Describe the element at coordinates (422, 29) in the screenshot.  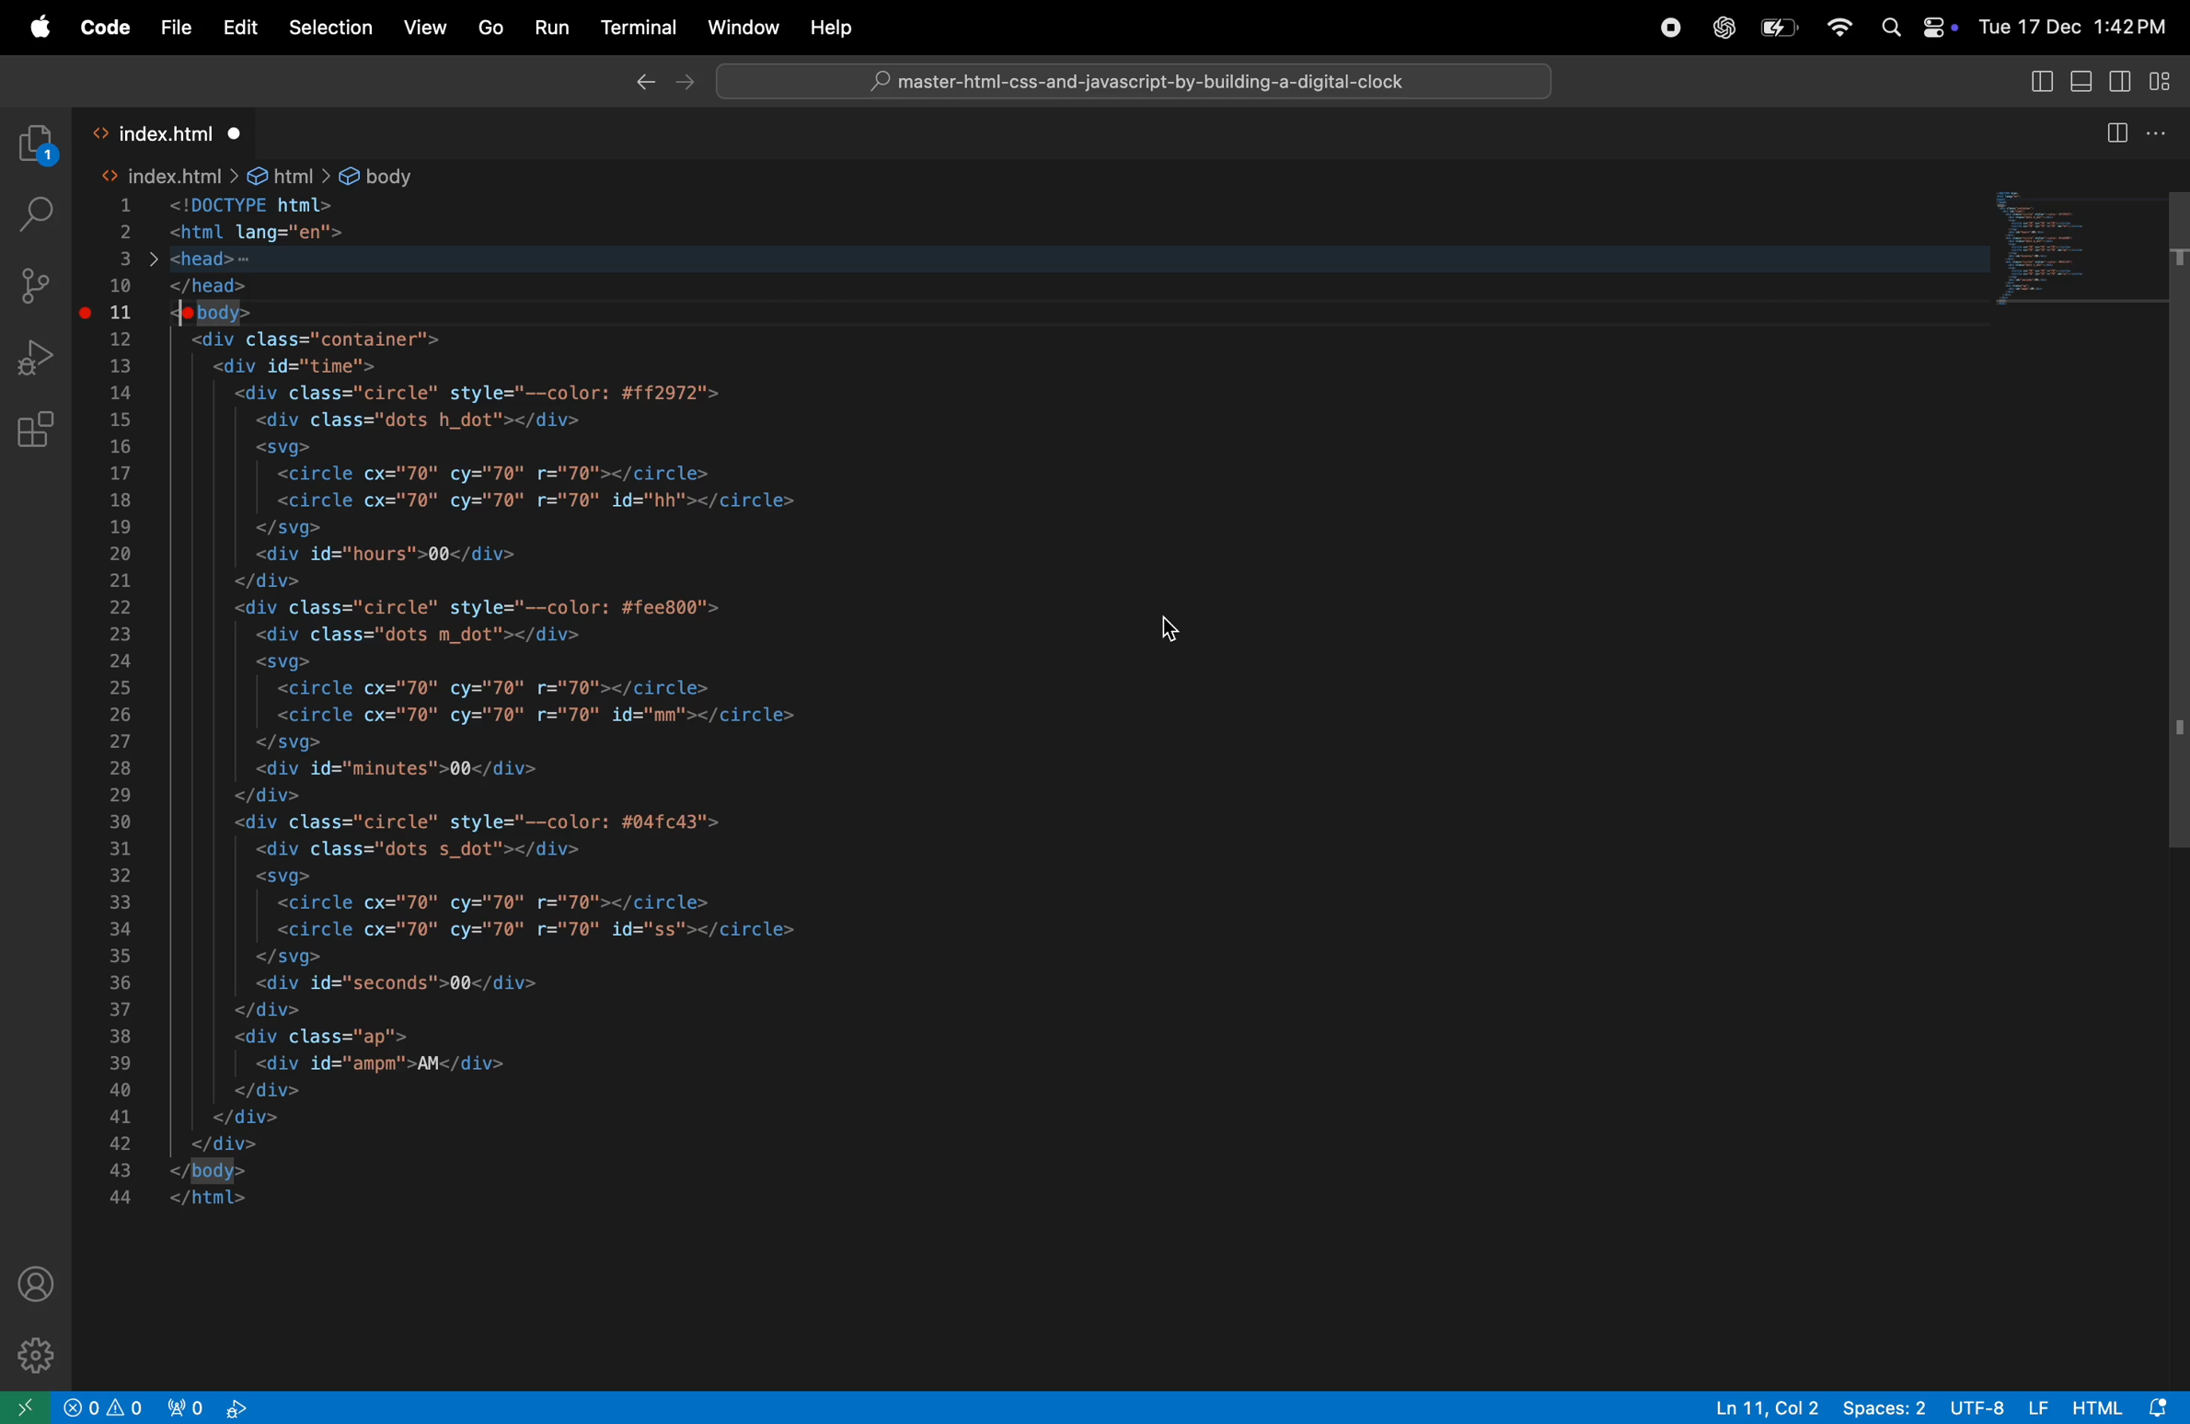
I see `View` at that location.